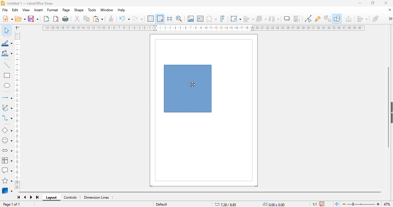 The image size is (393, 207). What do you see at coordinates (199, 192) in the screenshot?
I see `horizontal scroll bar` at bounding box center [199, 192].